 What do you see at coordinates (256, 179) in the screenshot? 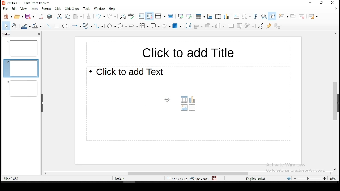
I see `english (india)` at bounding box center [256, 179].